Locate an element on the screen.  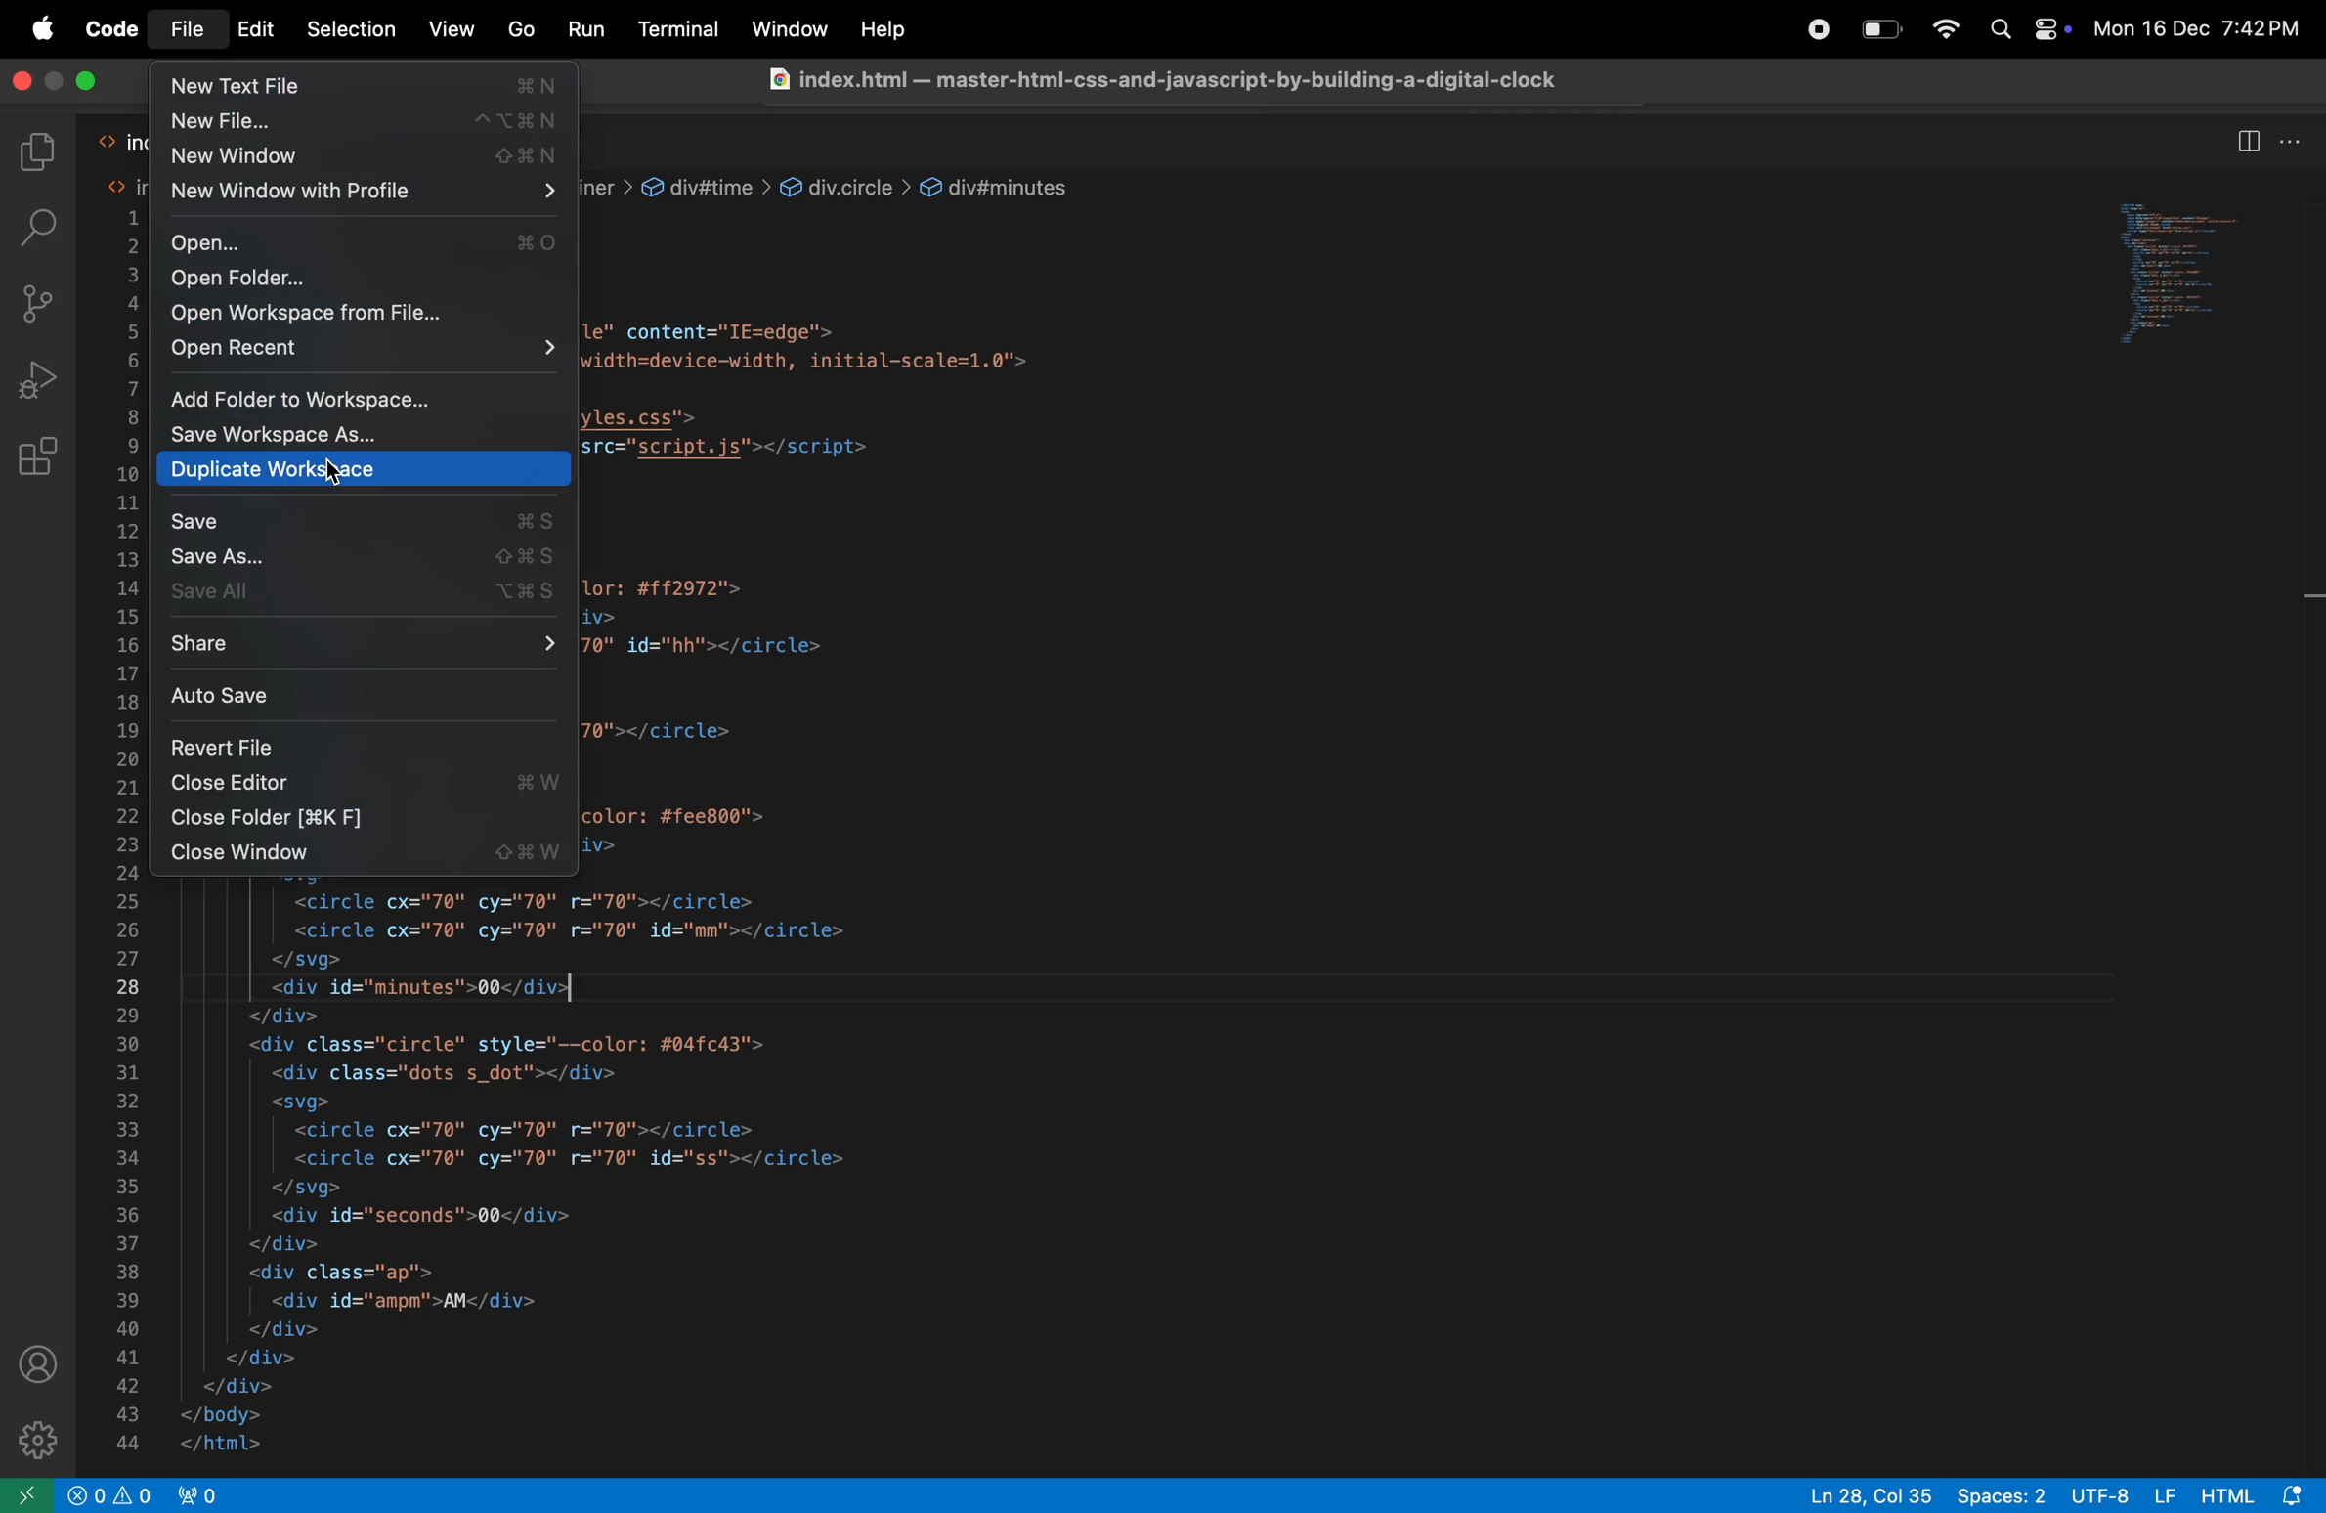
Mon 16 Dec 7:42 PM is located at coordinates (2199, 27).